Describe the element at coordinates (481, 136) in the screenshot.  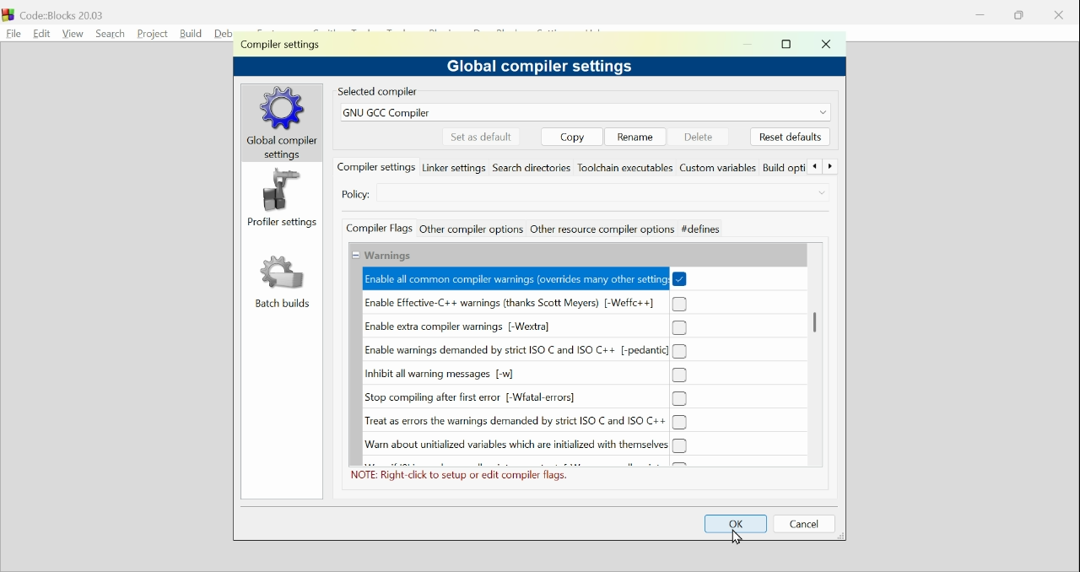
I see `Set as default` at that location.